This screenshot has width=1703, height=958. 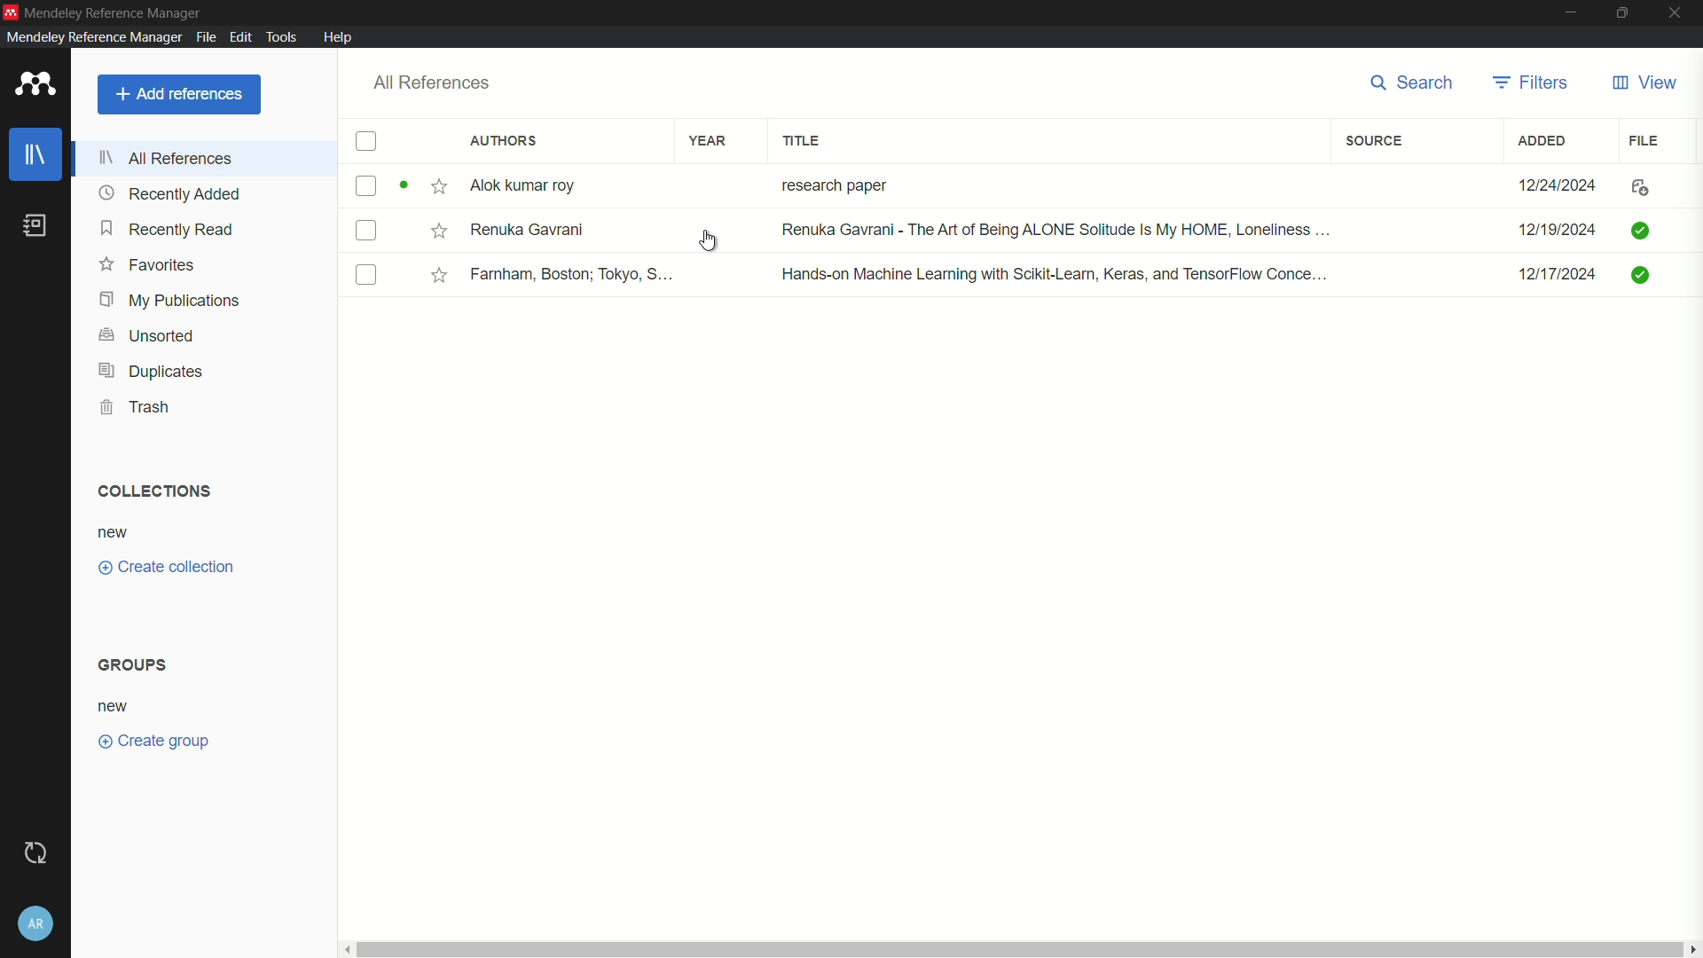 What do you see at coordinates (1645, 83) in the screenshot?
I see `view` at bounding box center [1645, 83].